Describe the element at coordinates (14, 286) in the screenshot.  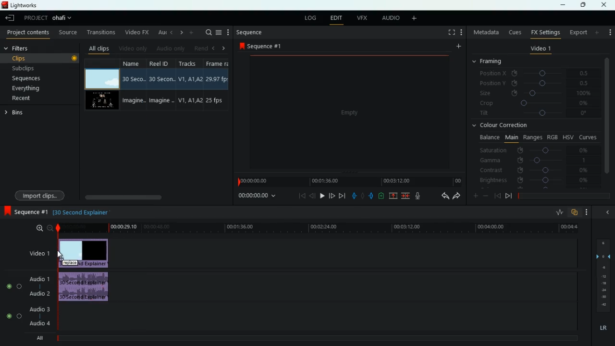
I see `Audio` at that location.